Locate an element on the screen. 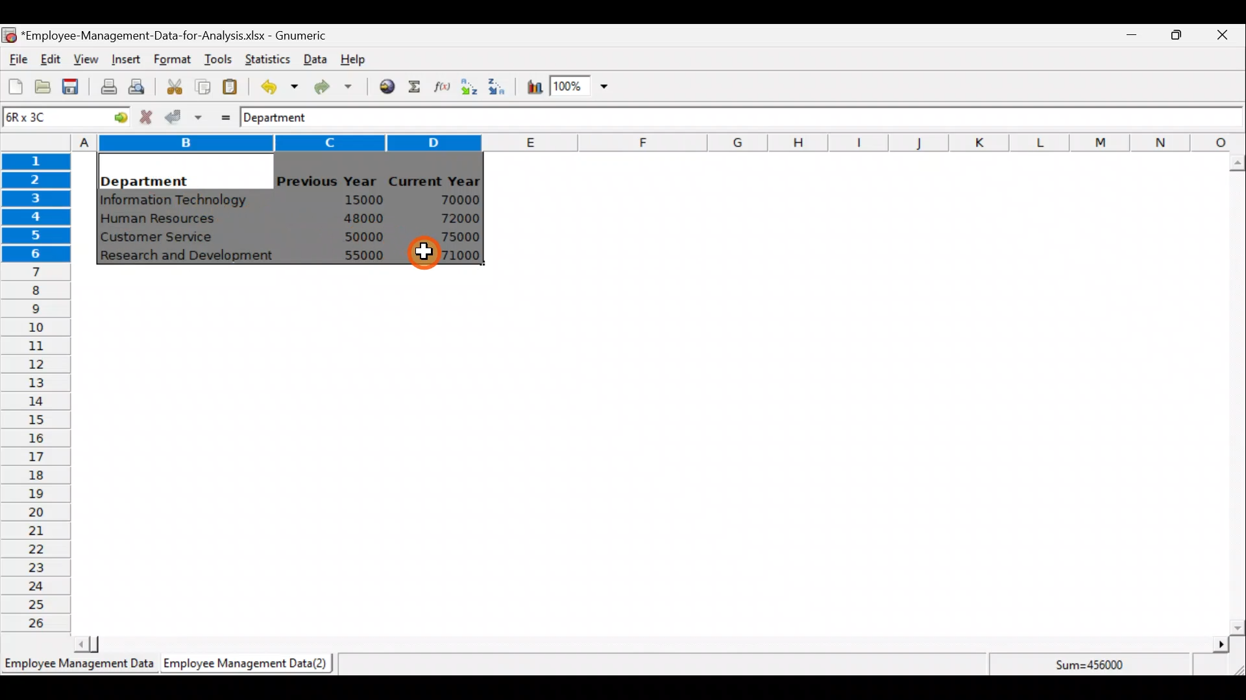 This screenshot has width=1246, height=700. Edit is located at coordinates (51, 60).